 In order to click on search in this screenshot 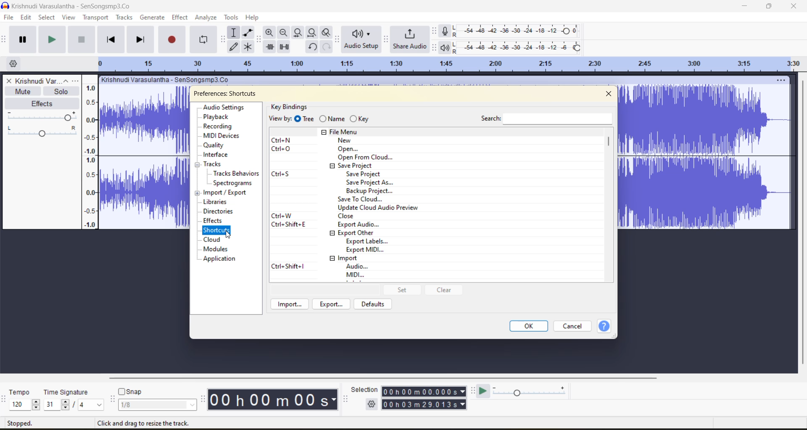, I will do `click(550, 118)`.